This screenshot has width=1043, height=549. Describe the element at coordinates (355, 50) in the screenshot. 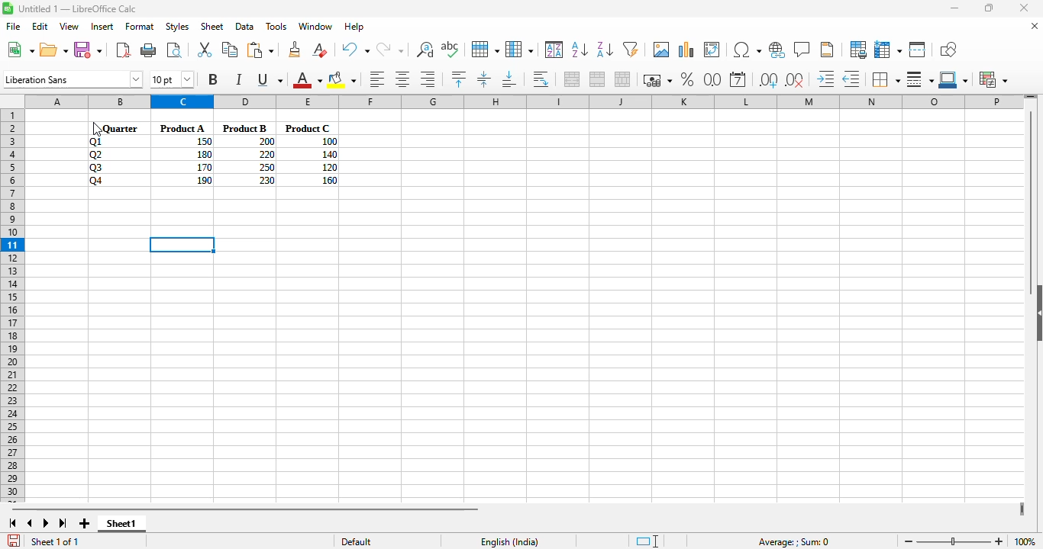

I see `undo` at that location.